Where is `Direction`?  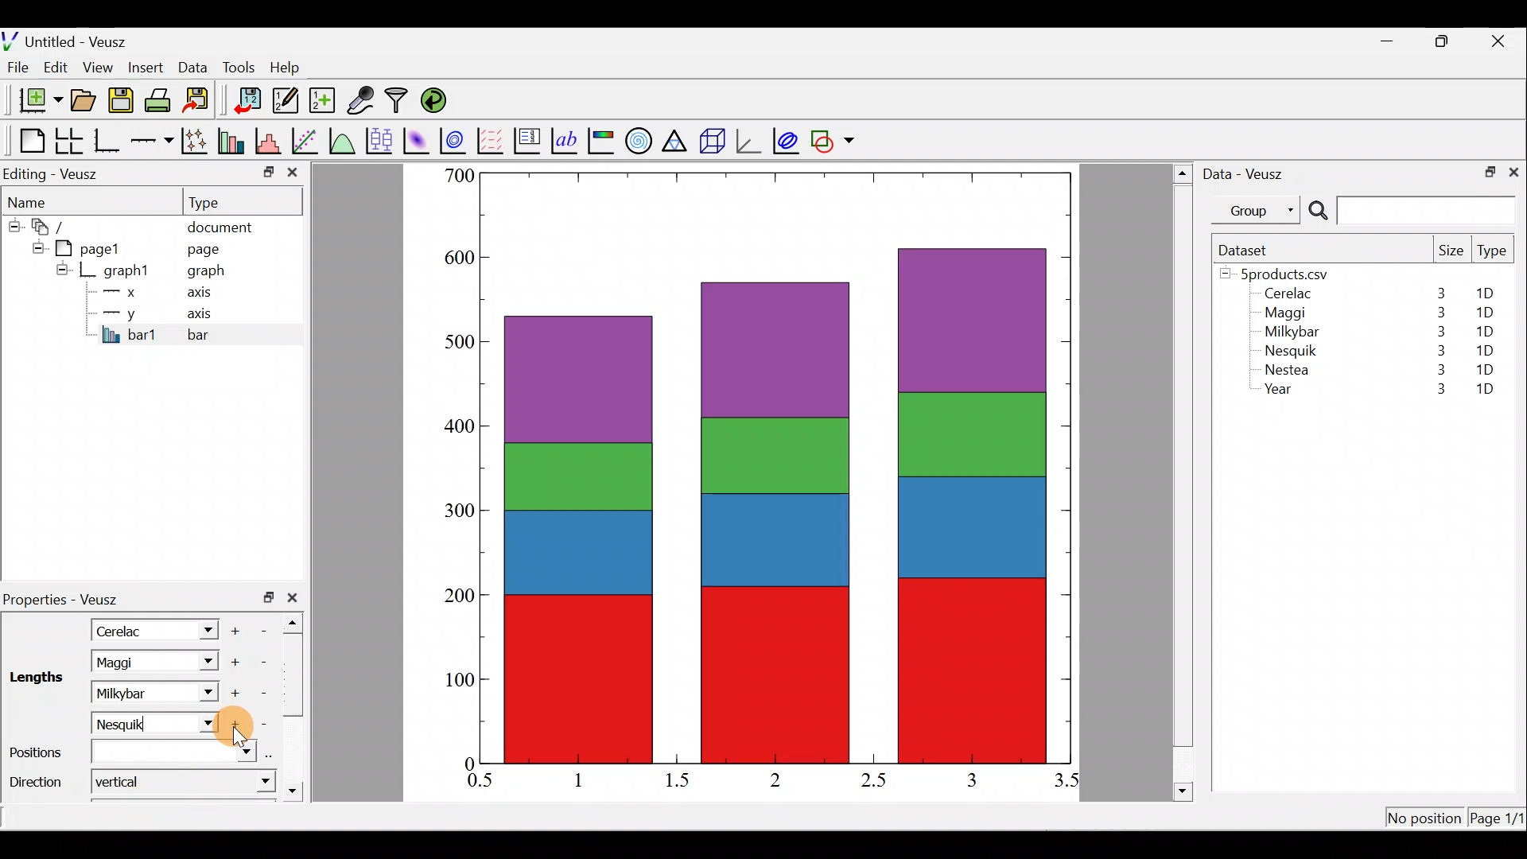
Direction is located at coordinates (40, 783).